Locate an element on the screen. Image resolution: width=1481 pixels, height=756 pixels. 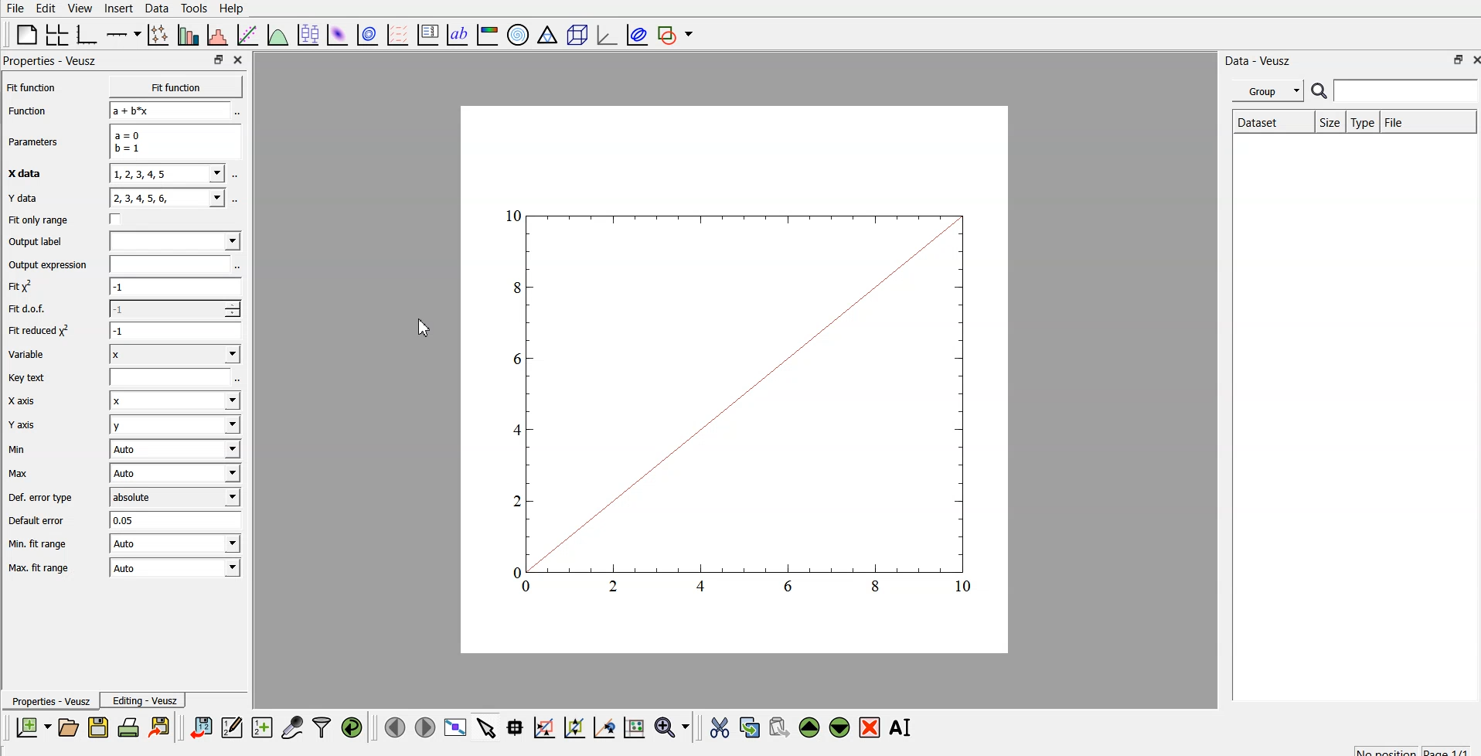
tools is located at coordinates (192, 7).